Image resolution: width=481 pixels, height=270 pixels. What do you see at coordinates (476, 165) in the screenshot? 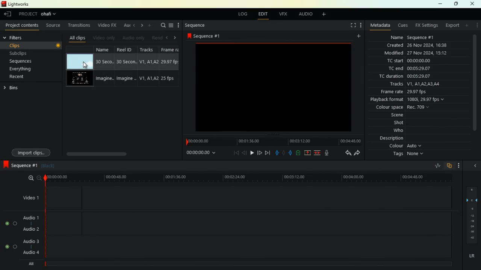
I see `close` at bounding box center [476, 165].